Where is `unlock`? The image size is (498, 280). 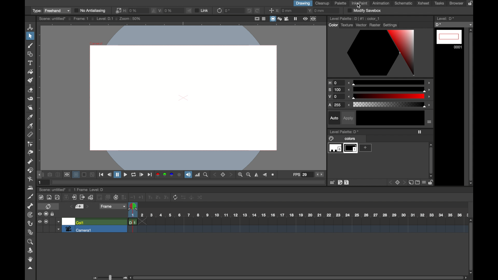 unlock is located at coordinates (431, 183).